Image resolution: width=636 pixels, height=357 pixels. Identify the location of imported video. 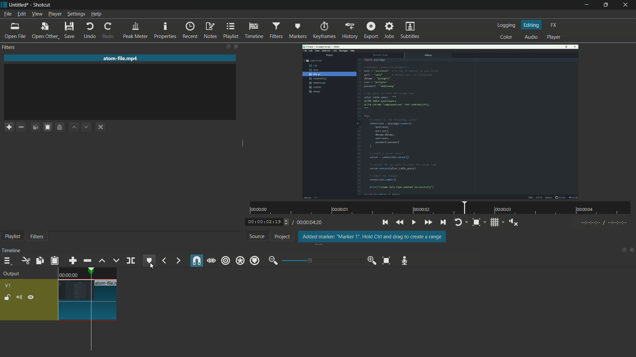
(441, 122).